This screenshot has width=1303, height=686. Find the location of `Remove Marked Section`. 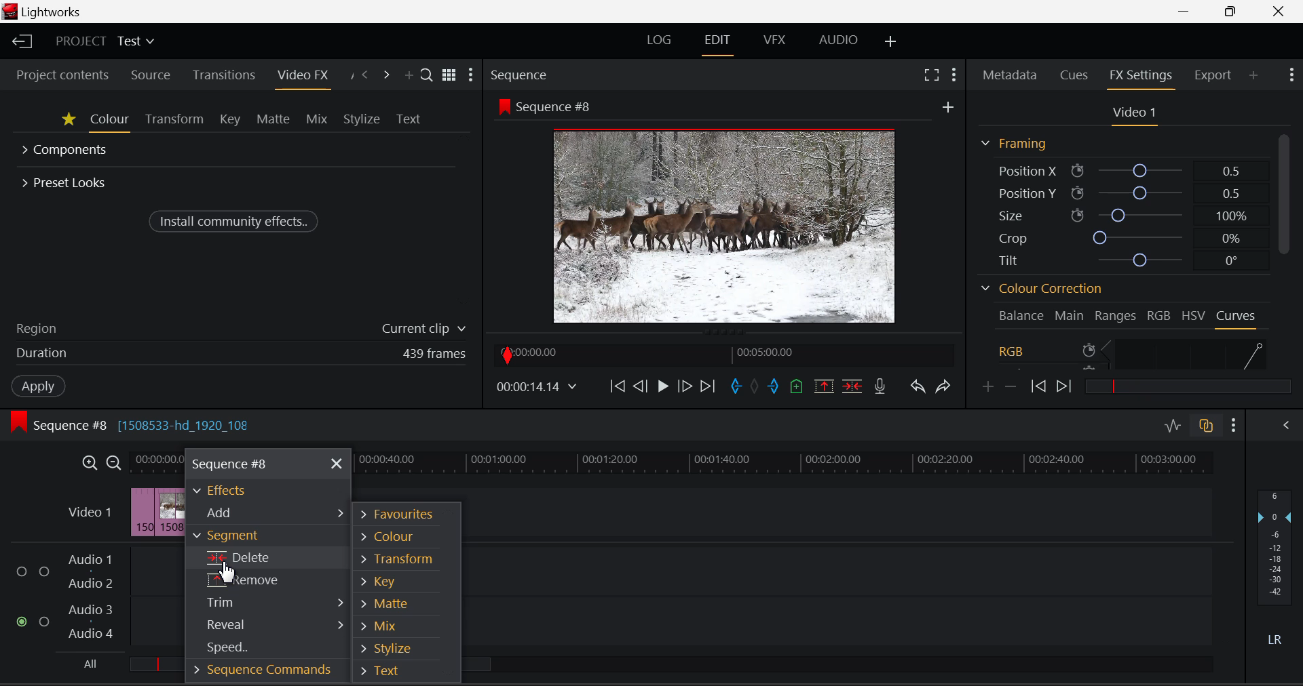

Remove Marked Section is located at coordinates (825, 386).